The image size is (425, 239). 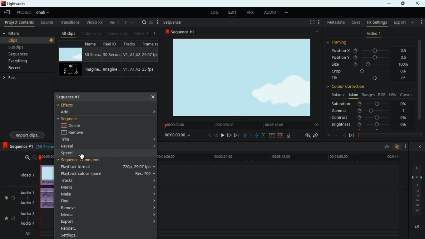 What do you see at coordinates (68, 22) in the screenshot?
I see `transitions` at bounding box center [68, 22].